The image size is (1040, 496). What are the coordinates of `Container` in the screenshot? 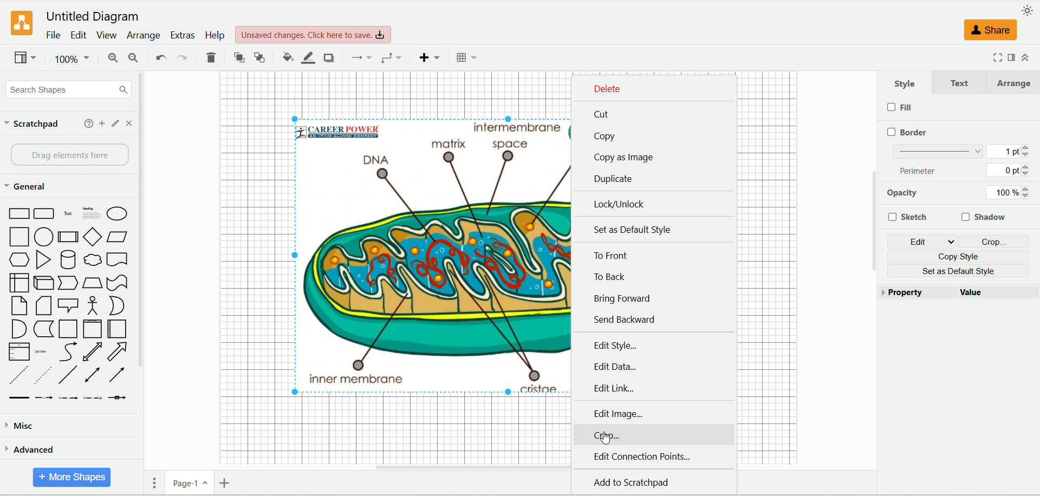 It's located at (69, 329).